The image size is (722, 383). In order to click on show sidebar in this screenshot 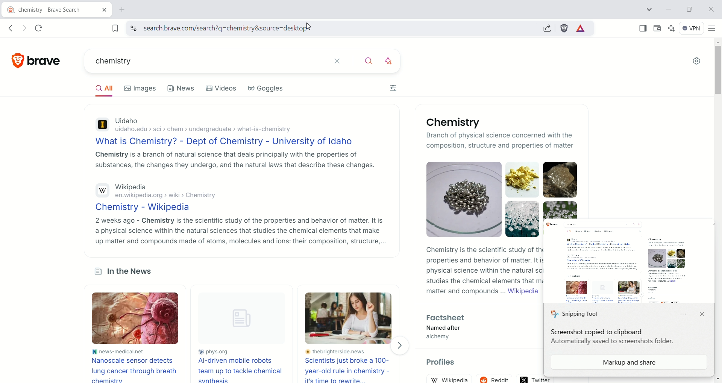, I will do `click(643, 28)`.